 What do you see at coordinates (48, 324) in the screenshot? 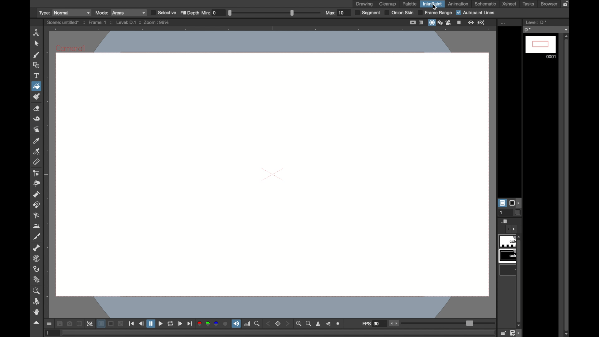
I see `menu` at bounding box center [48, 324].